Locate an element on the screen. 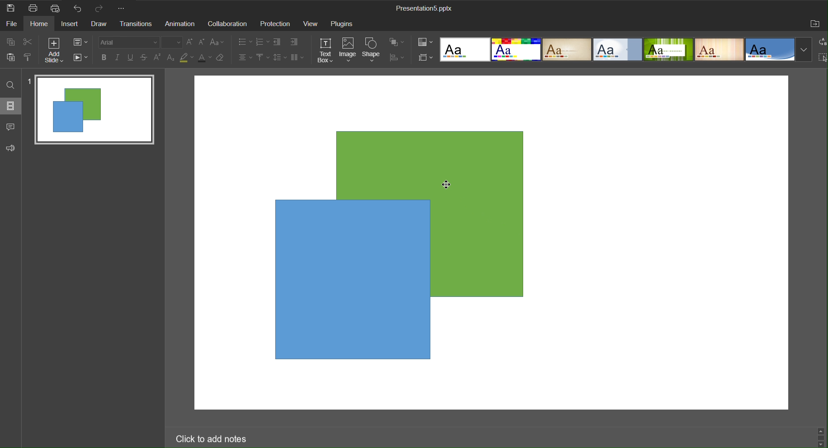 The image size is (828, 448). underline is located at coordinates (131, 57).